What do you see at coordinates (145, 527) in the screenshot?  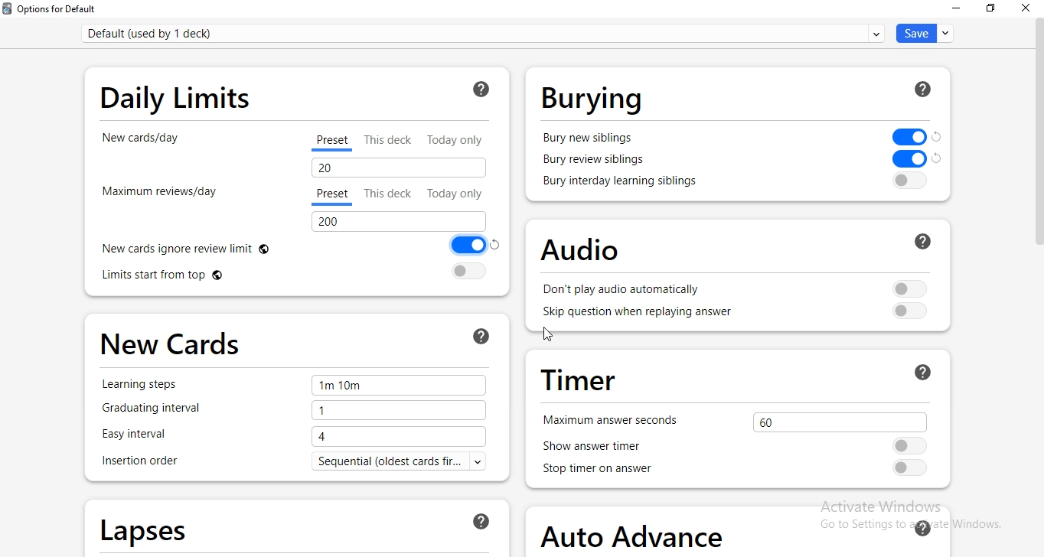 I see `lapses` at bounding box center [145, 527].